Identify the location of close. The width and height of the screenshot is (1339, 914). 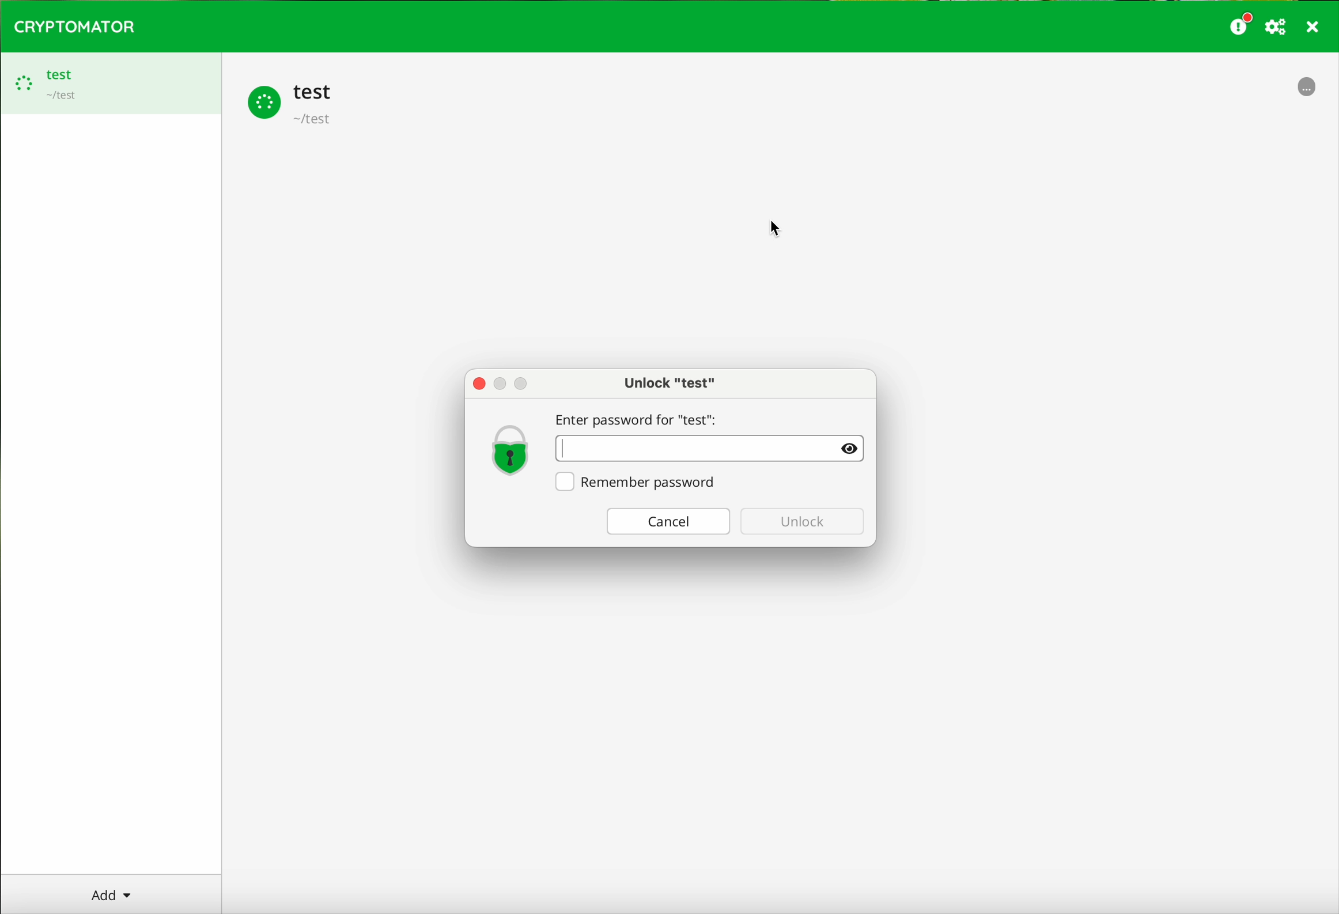
(1314, 29).